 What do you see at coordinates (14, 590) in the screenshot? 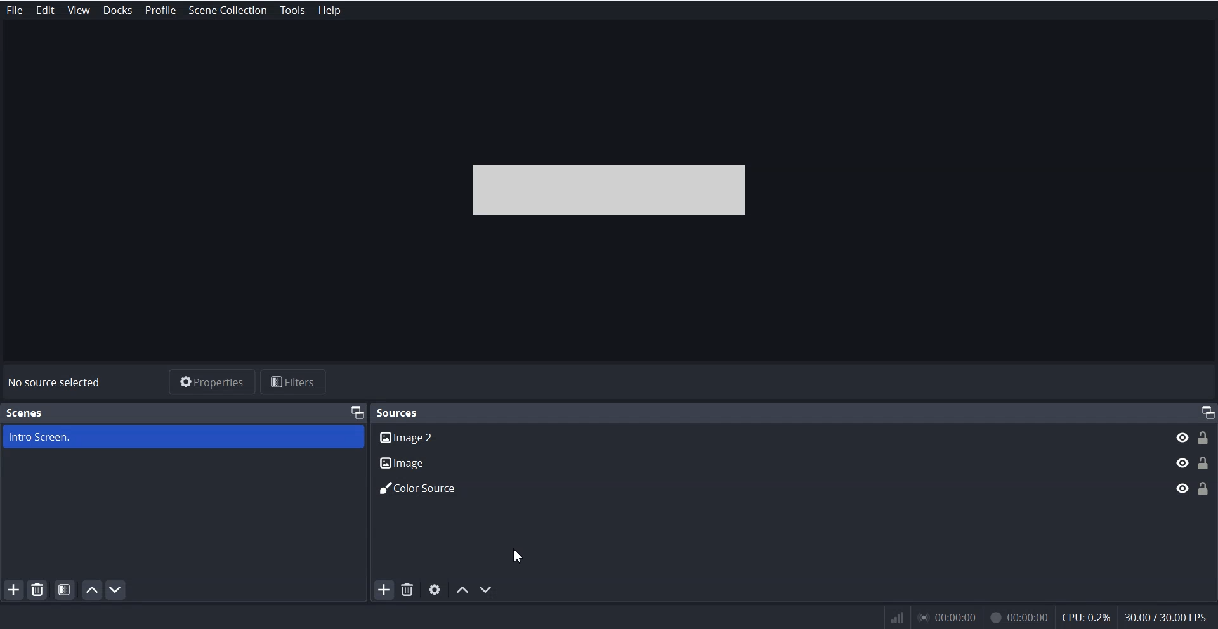
I see `Add Scene` at bounding box center [14, 590].